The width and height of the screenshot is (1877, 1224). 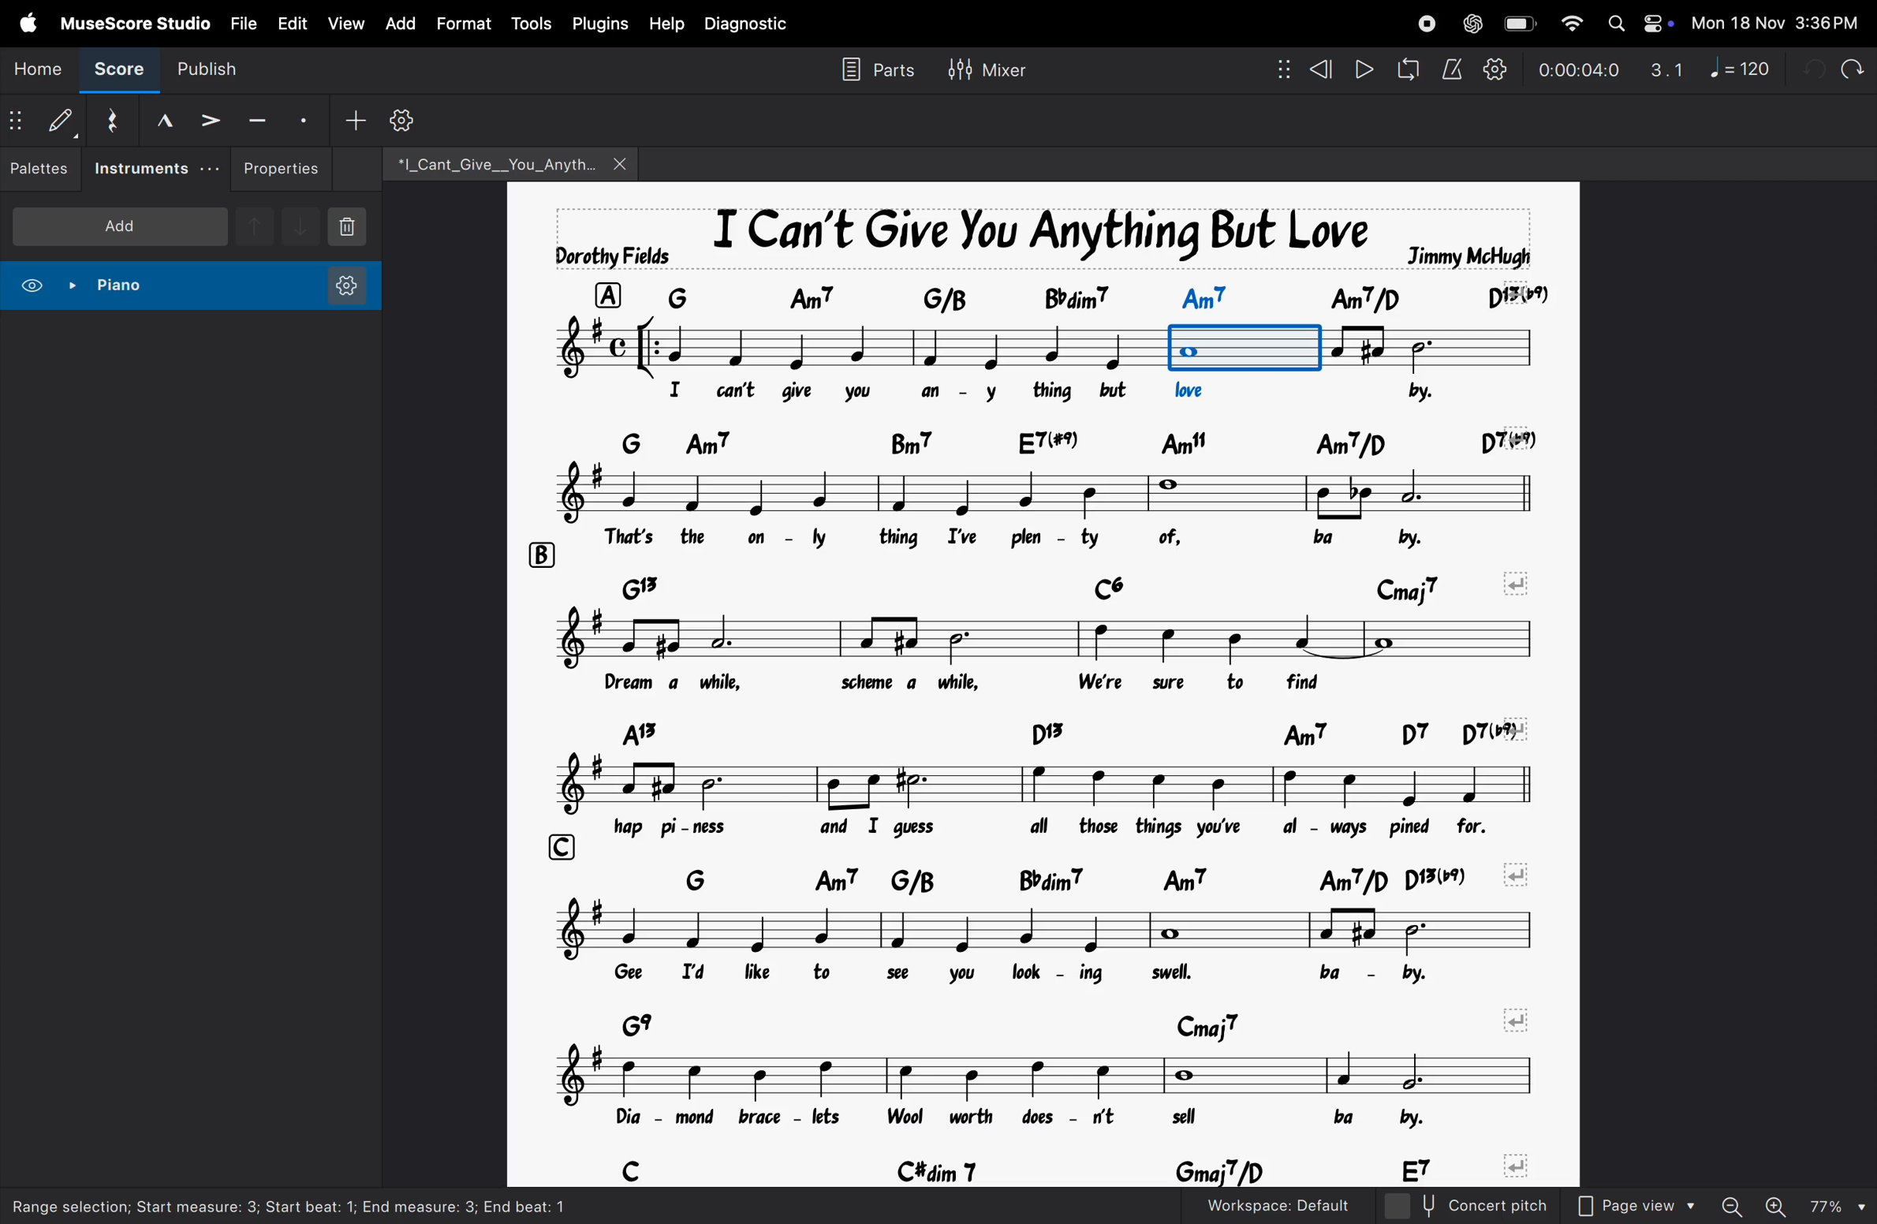 I want to click on chord symbols, so click(x=1075, y=1024).